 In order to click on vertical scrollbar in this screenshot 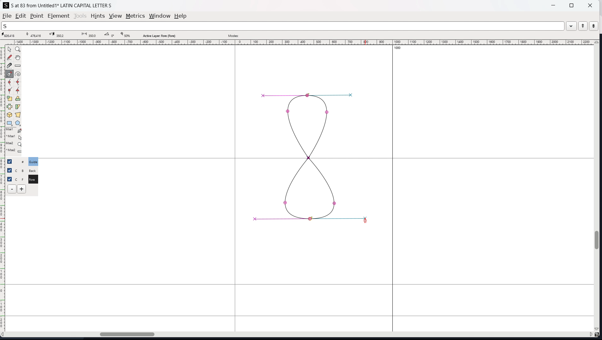, I will do `click(598, 186)`.